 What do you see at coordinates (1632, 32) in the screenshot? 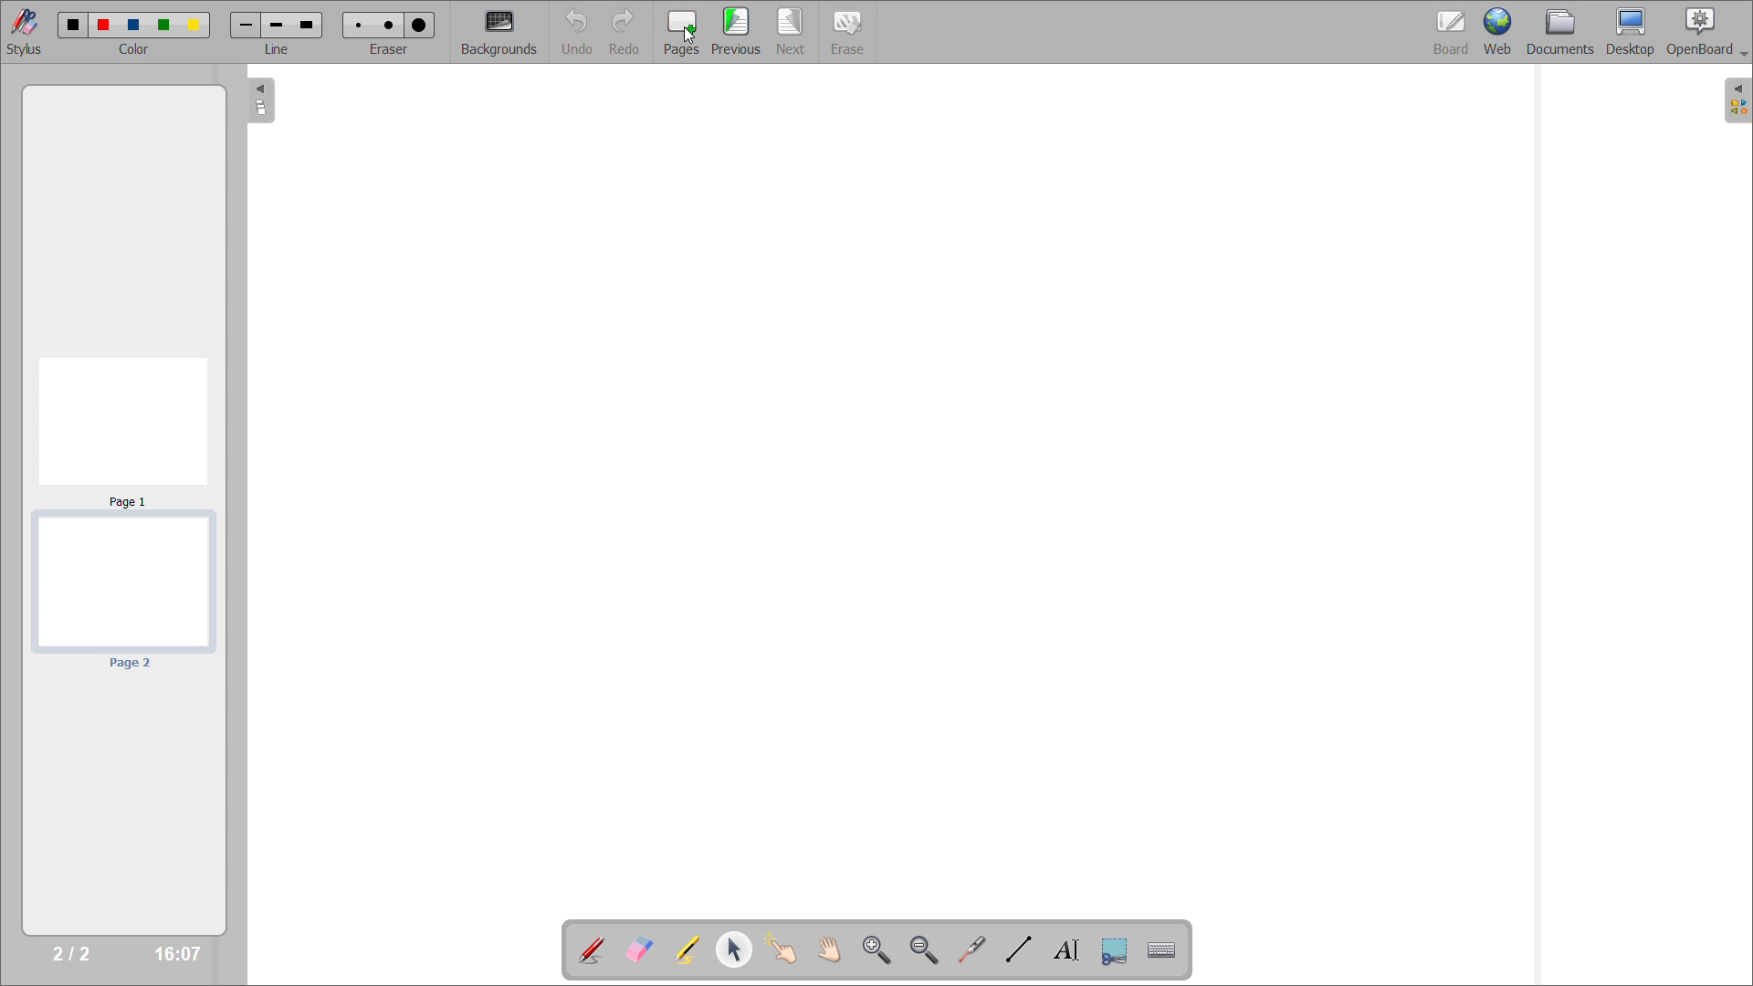
I see `desktop view` at bounding box center [1632, 32].